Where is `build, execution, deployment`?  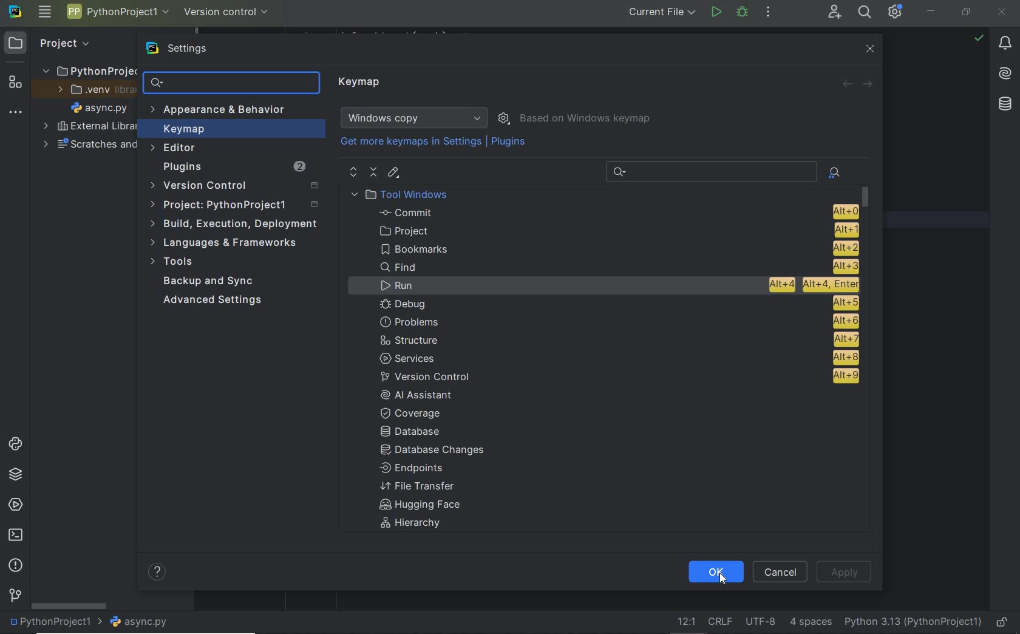
build, execution, deployment is located at coordinates (233, 224).